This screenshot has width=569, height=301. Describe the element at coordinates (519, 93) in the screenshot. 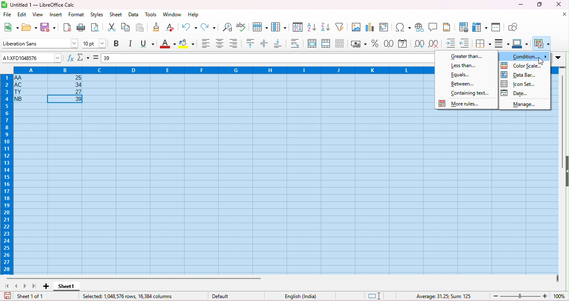

I see `date` at that location.